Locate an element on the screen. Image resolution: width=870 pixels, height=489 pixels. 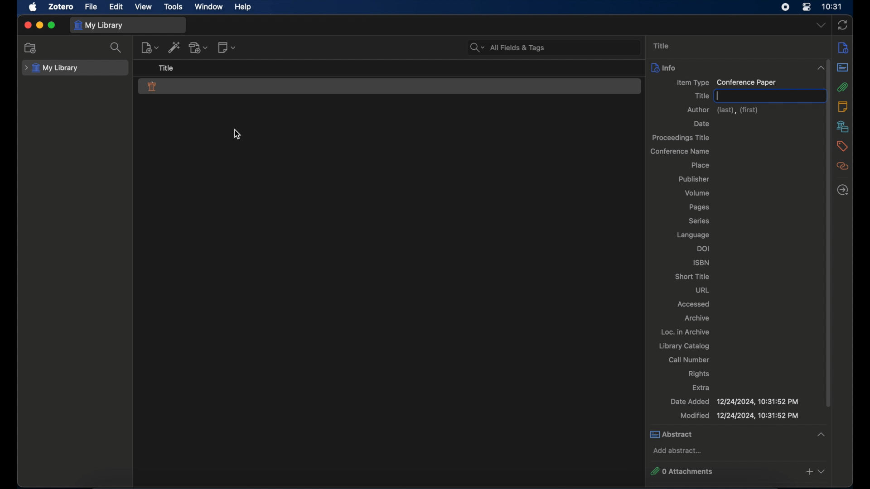
my library is located at coordinates (100, 26).